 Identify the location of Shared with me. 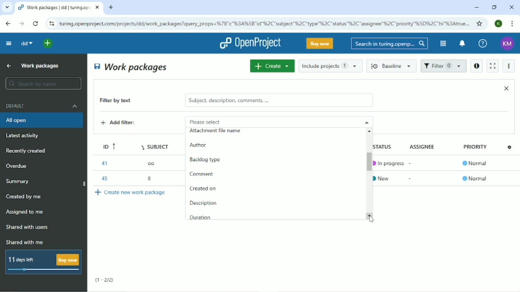
(26, 242).